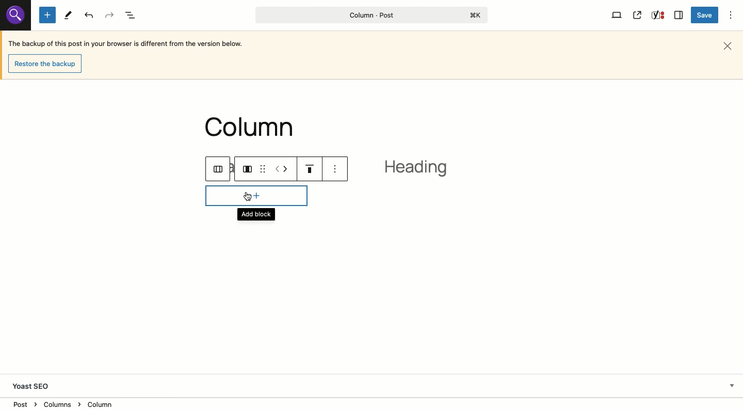 The width and height of the screenshot is (743, 410). I want to click on cursor, so click(248, 195).